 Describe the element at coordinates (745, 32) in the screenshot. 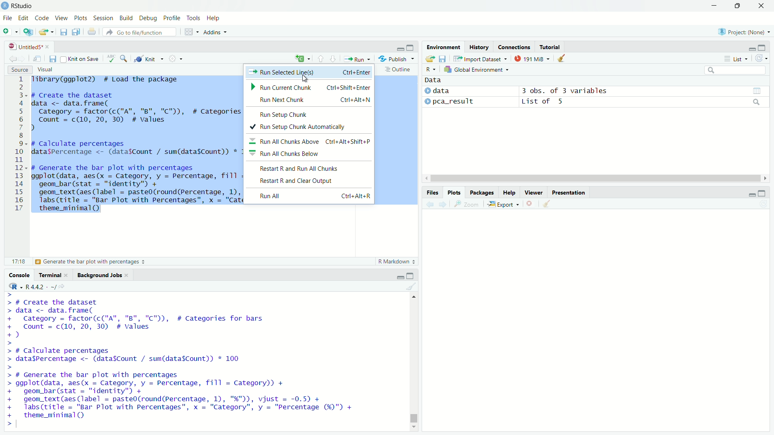

I see `selected project: None` at that location.